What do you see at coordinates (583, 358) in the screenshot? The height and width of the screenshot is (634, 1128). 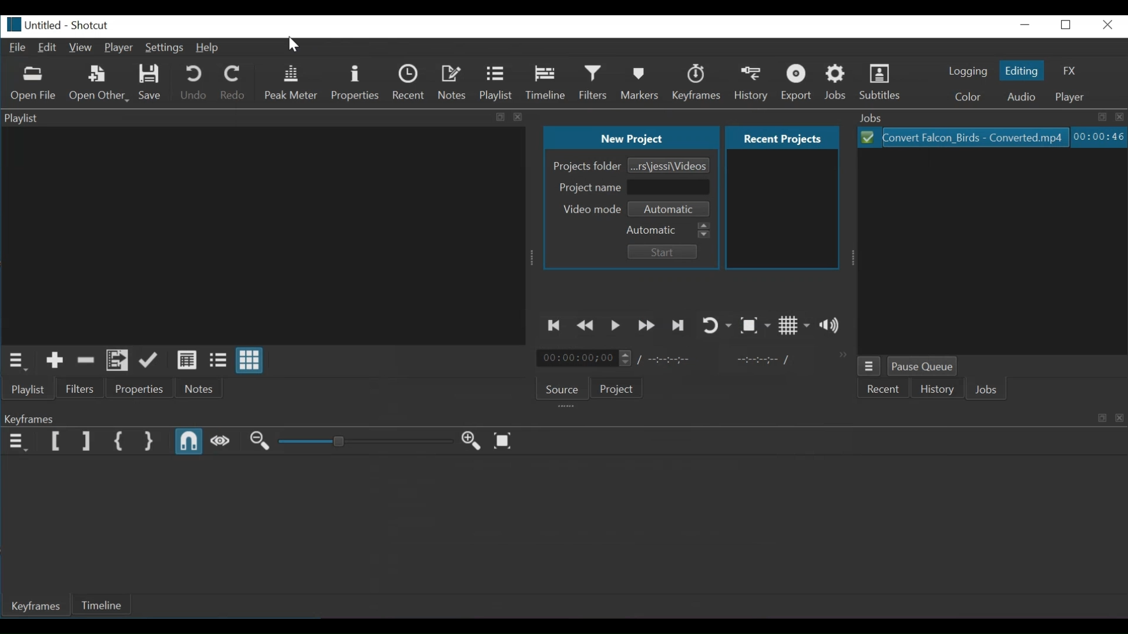 I see `00:00:00:00(Current position)` at bounding box center [583, 358].